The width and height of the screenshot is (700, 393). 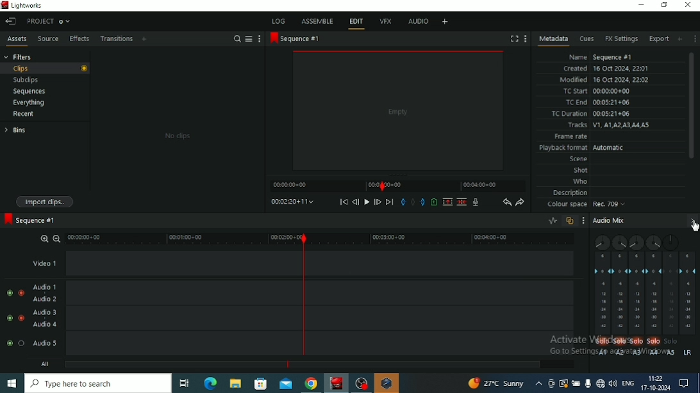 What do you see at coordinates (177, 131) in the screenshot?
I see `Clip thumbnail` at bounding box center [177, 131].